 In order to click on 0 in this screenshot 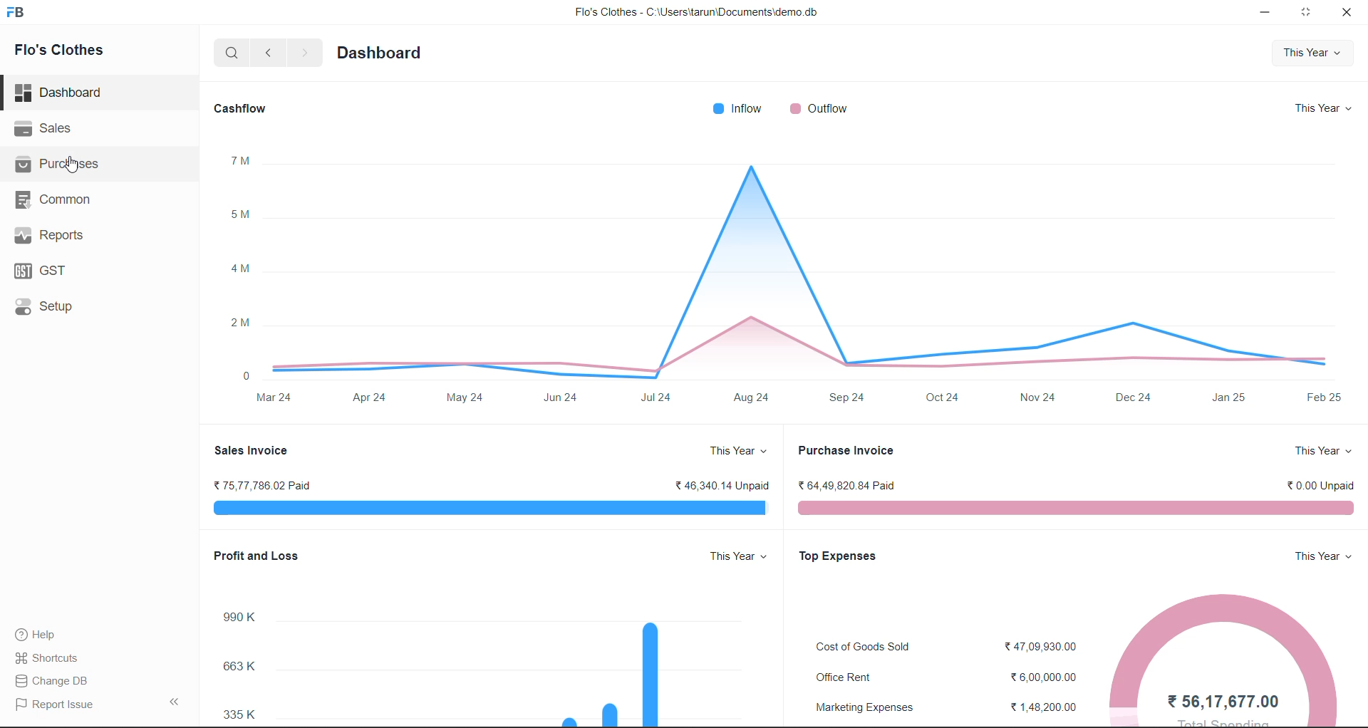, I will do `click(246, 374)`.